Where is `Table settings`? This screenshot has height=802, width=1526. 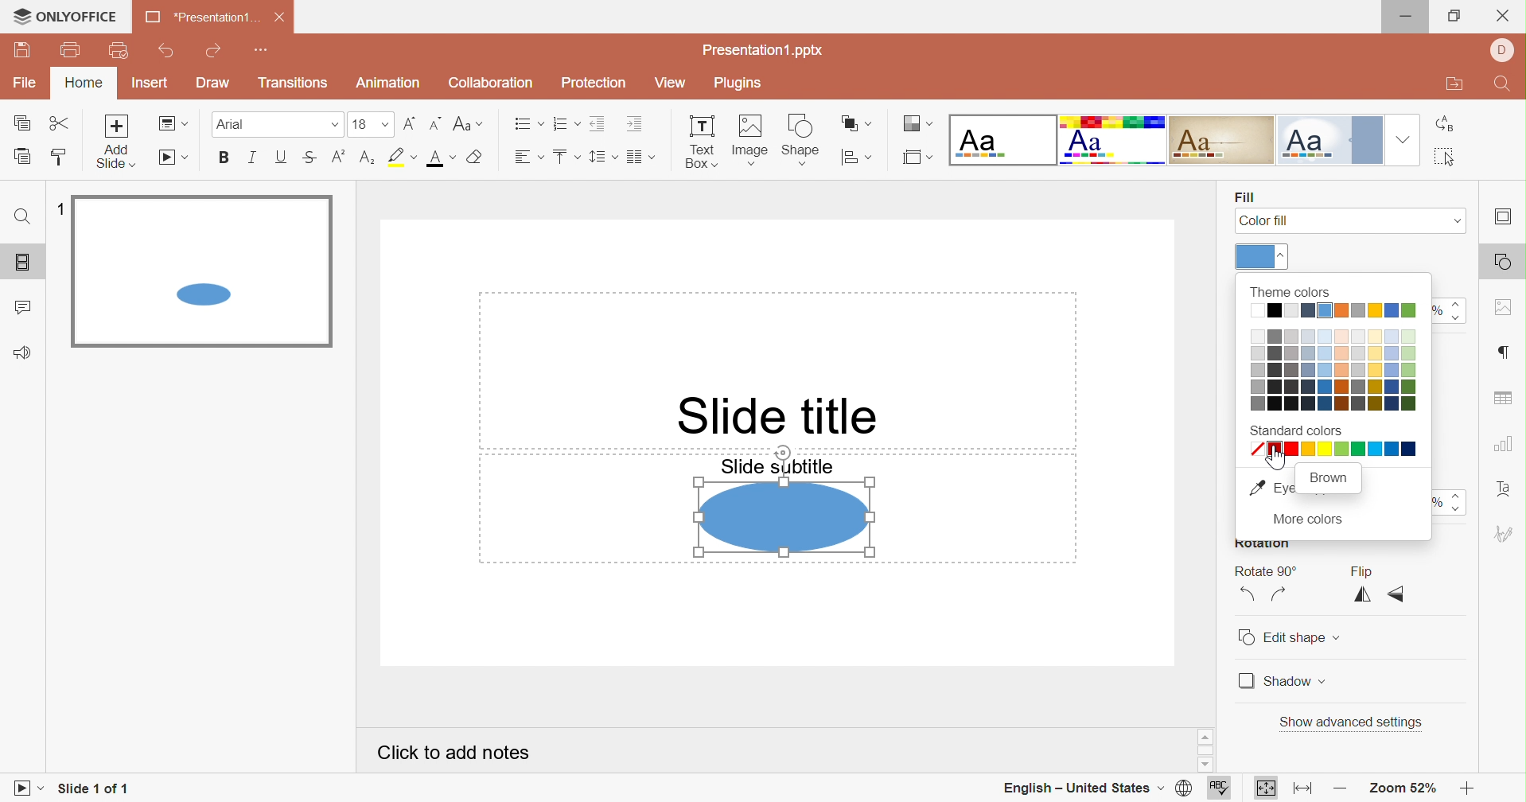
Table settings is located at coordinates (1505, 399).